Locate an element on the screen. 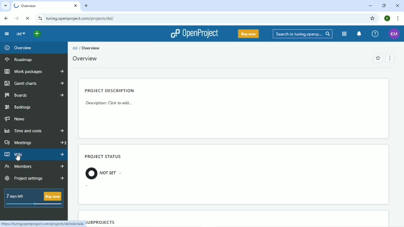  Reload this page is located at coordinates (28, 18).